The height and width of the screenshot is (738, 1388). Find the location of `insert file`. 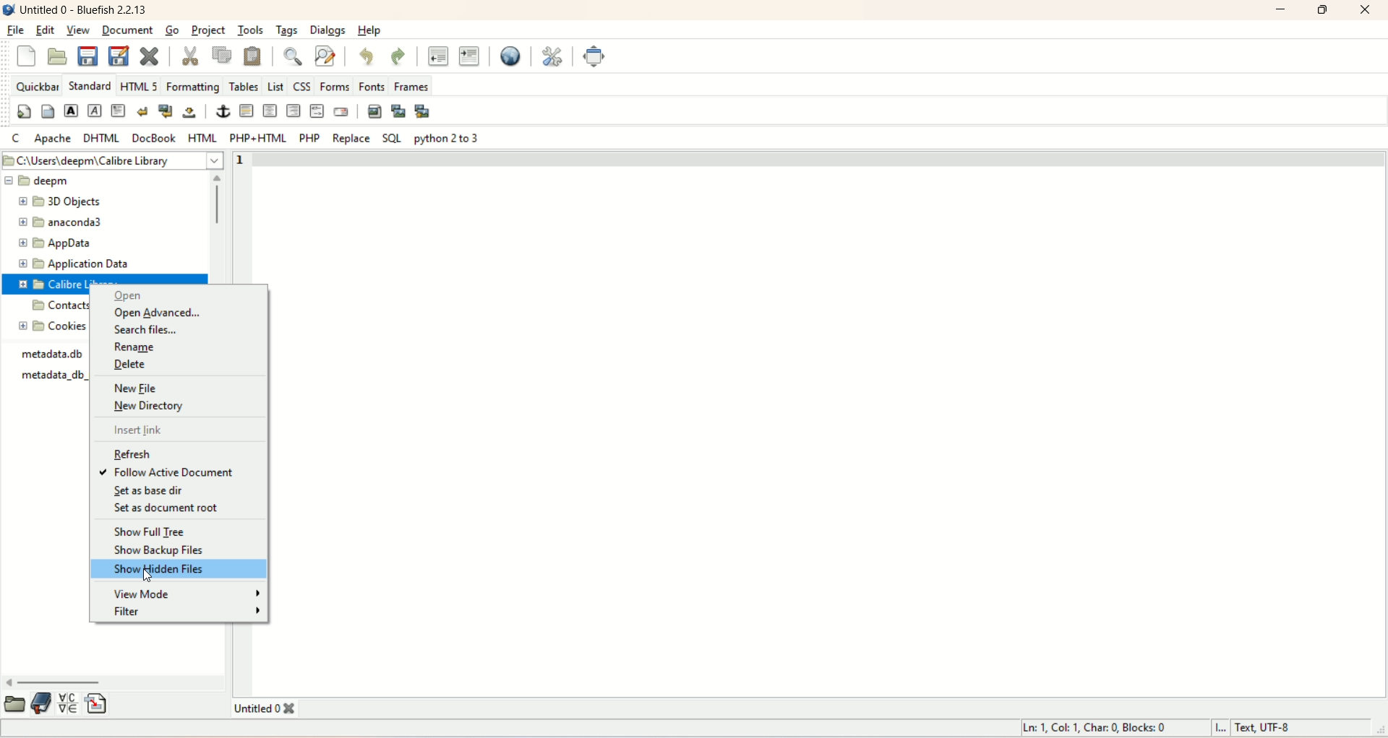

insert file is located at coordinates (98, 703).